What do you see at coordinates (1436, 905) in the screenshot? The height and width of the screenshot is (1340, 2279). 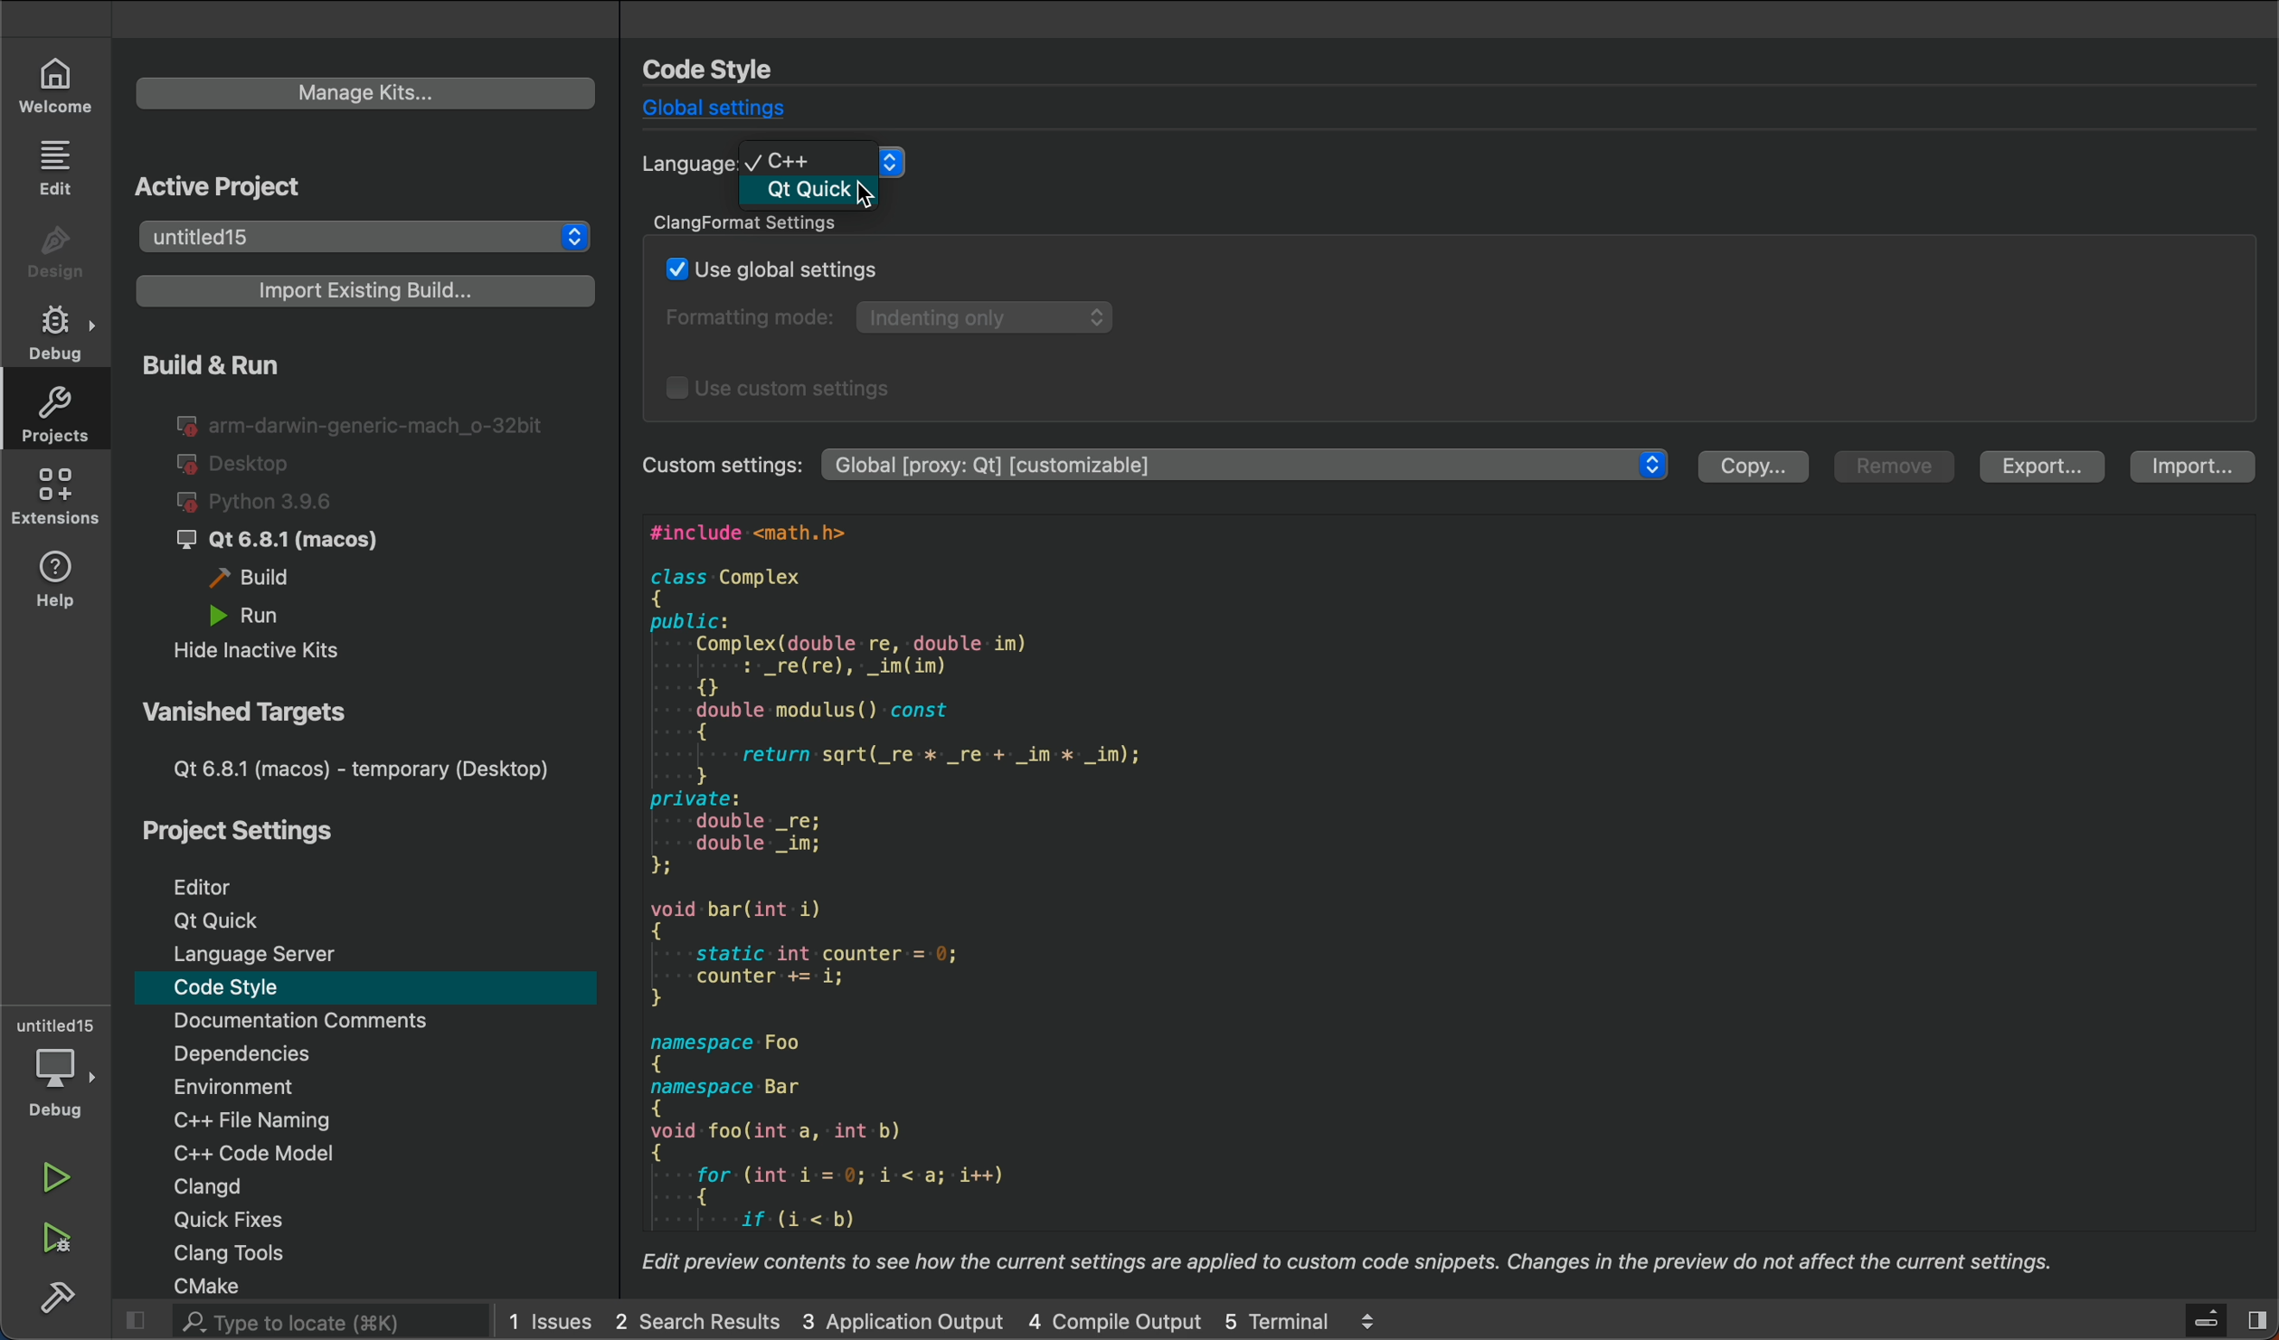 I see `code in selected language` at bounding box center [1436, 905].